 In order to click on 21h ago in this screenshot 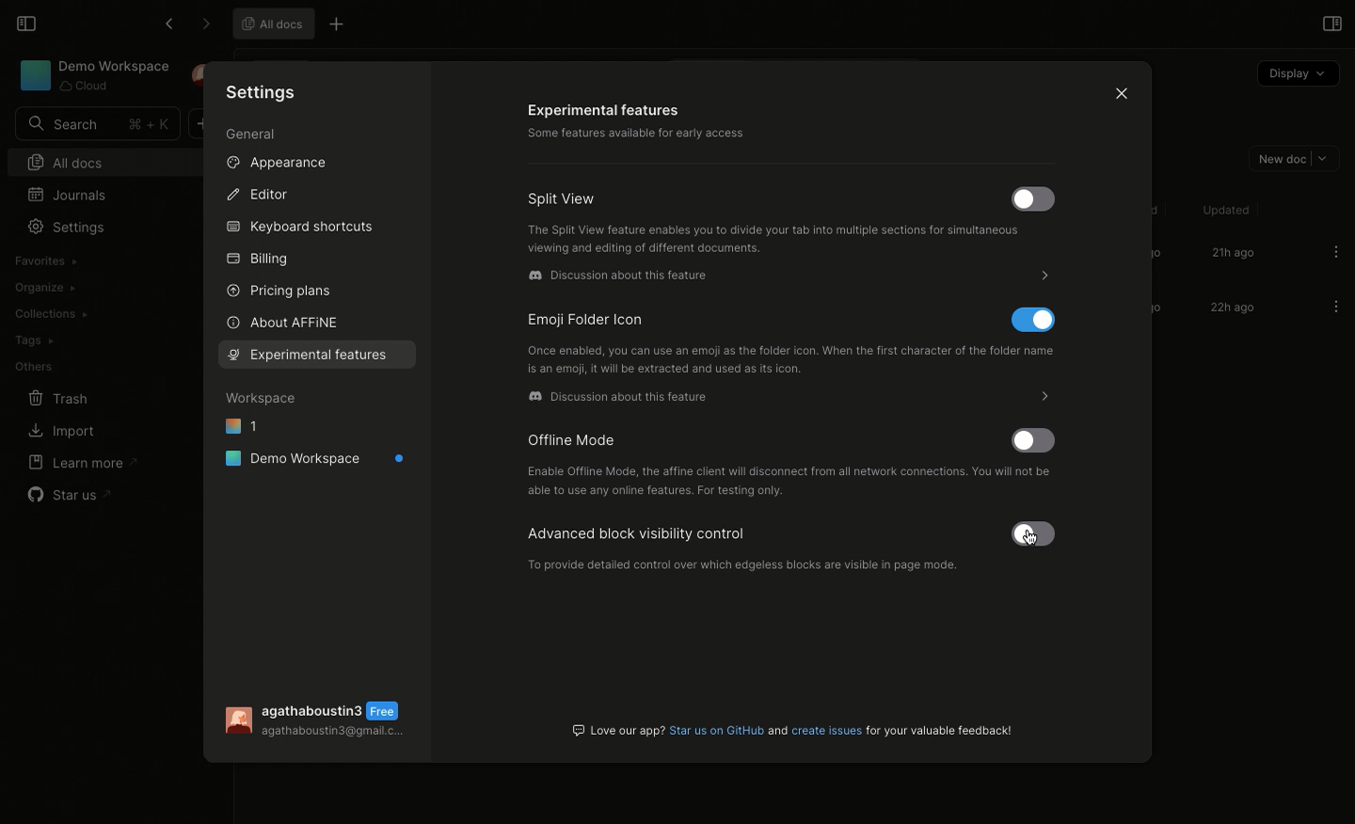, I will do `click(1232, 254)`.